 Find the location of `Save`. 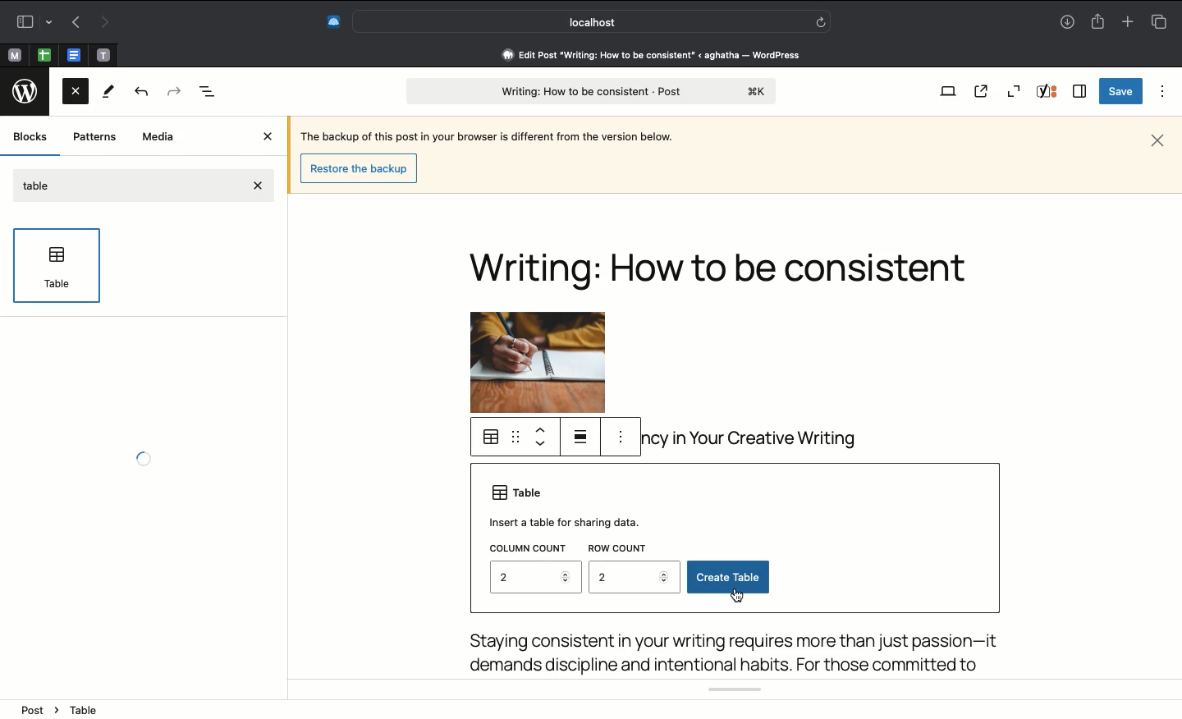

Save is located at coordinates (1120, 91).